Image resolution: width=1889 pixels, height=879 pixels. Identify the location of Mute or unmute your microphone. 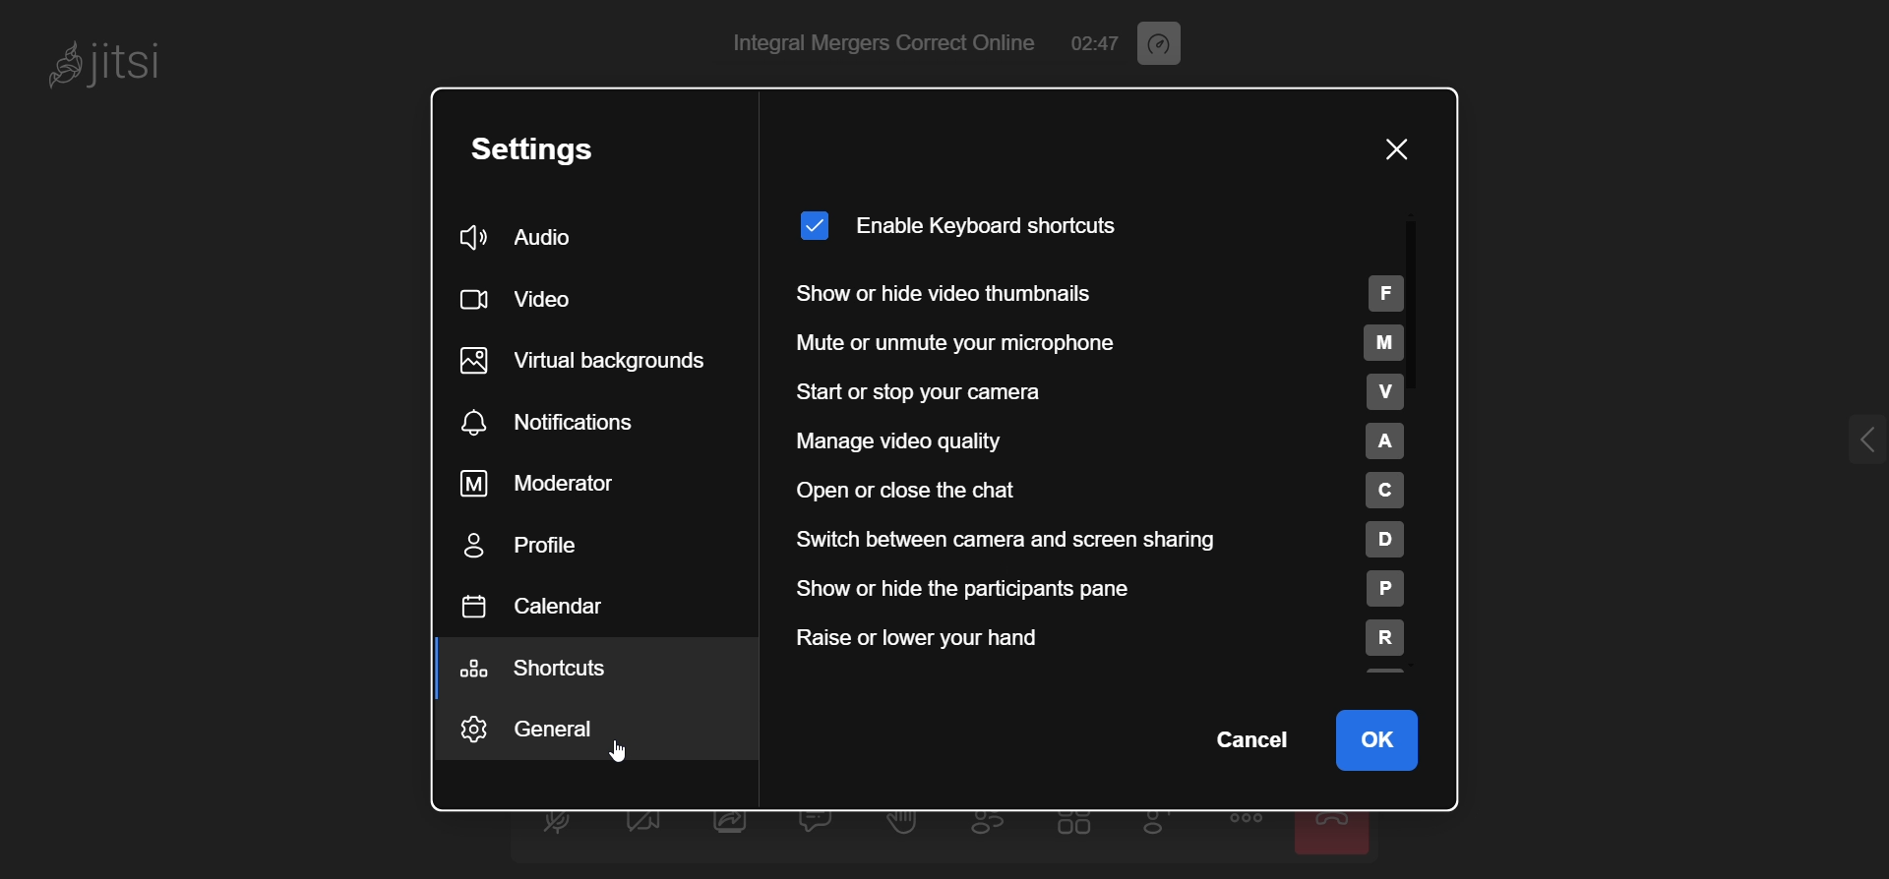
(1127, 342).